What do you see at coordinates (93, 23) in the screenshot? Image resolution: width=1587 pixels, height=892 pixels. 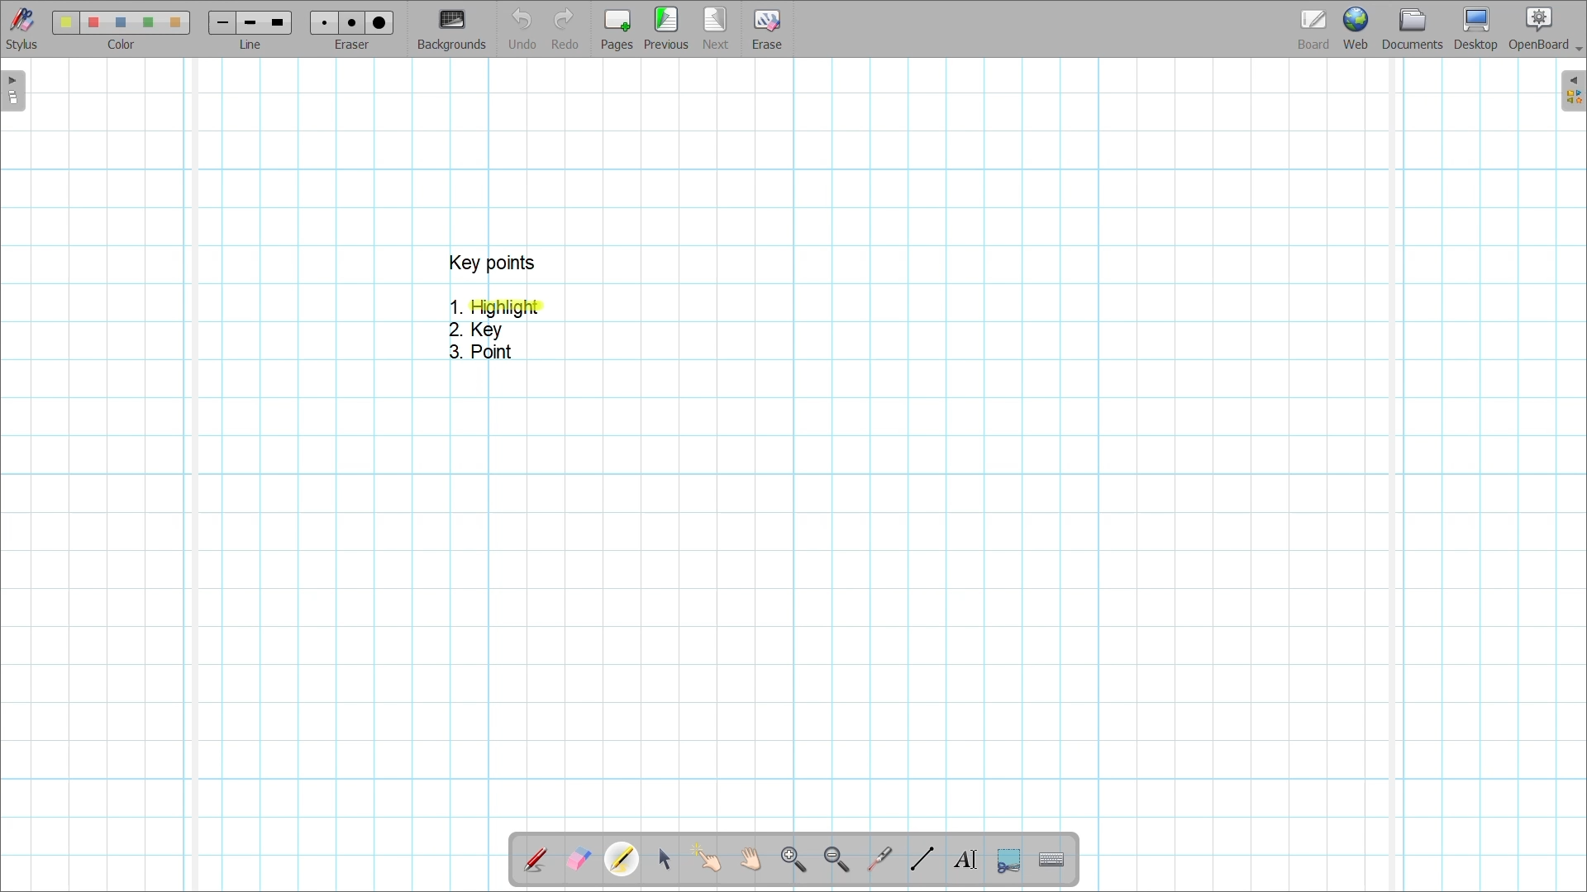 I see `color 2` at bounding box center [93, 23].